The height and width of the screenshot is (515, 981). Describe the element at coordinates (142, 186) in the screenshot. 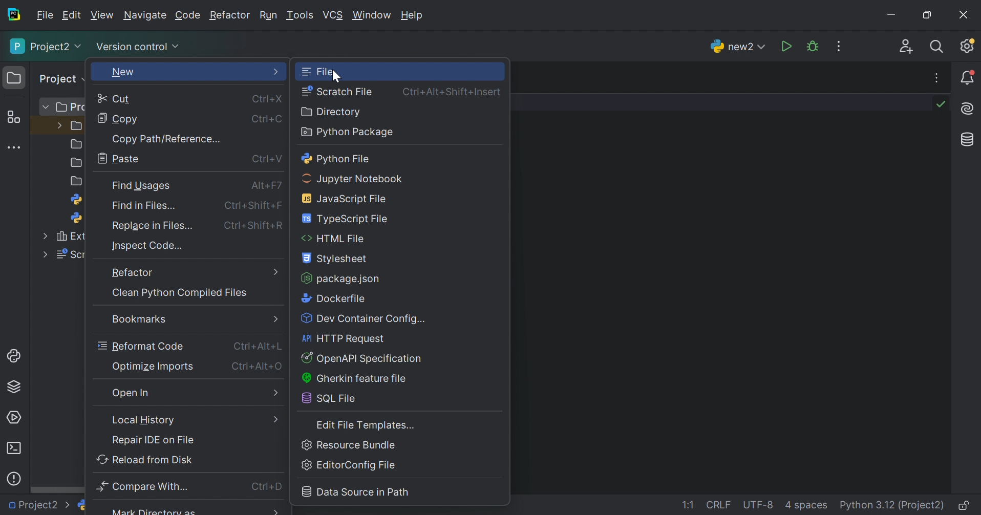

I see `Find usages` at that location.